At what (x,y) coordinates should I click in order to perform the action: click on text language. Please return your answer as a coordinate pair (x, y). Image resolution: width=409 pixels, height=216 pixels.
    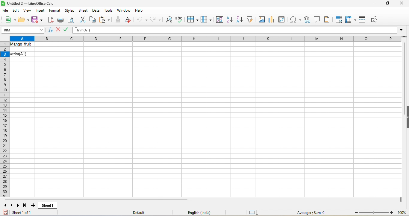
    Looking at the image, I should click on (199, 212).